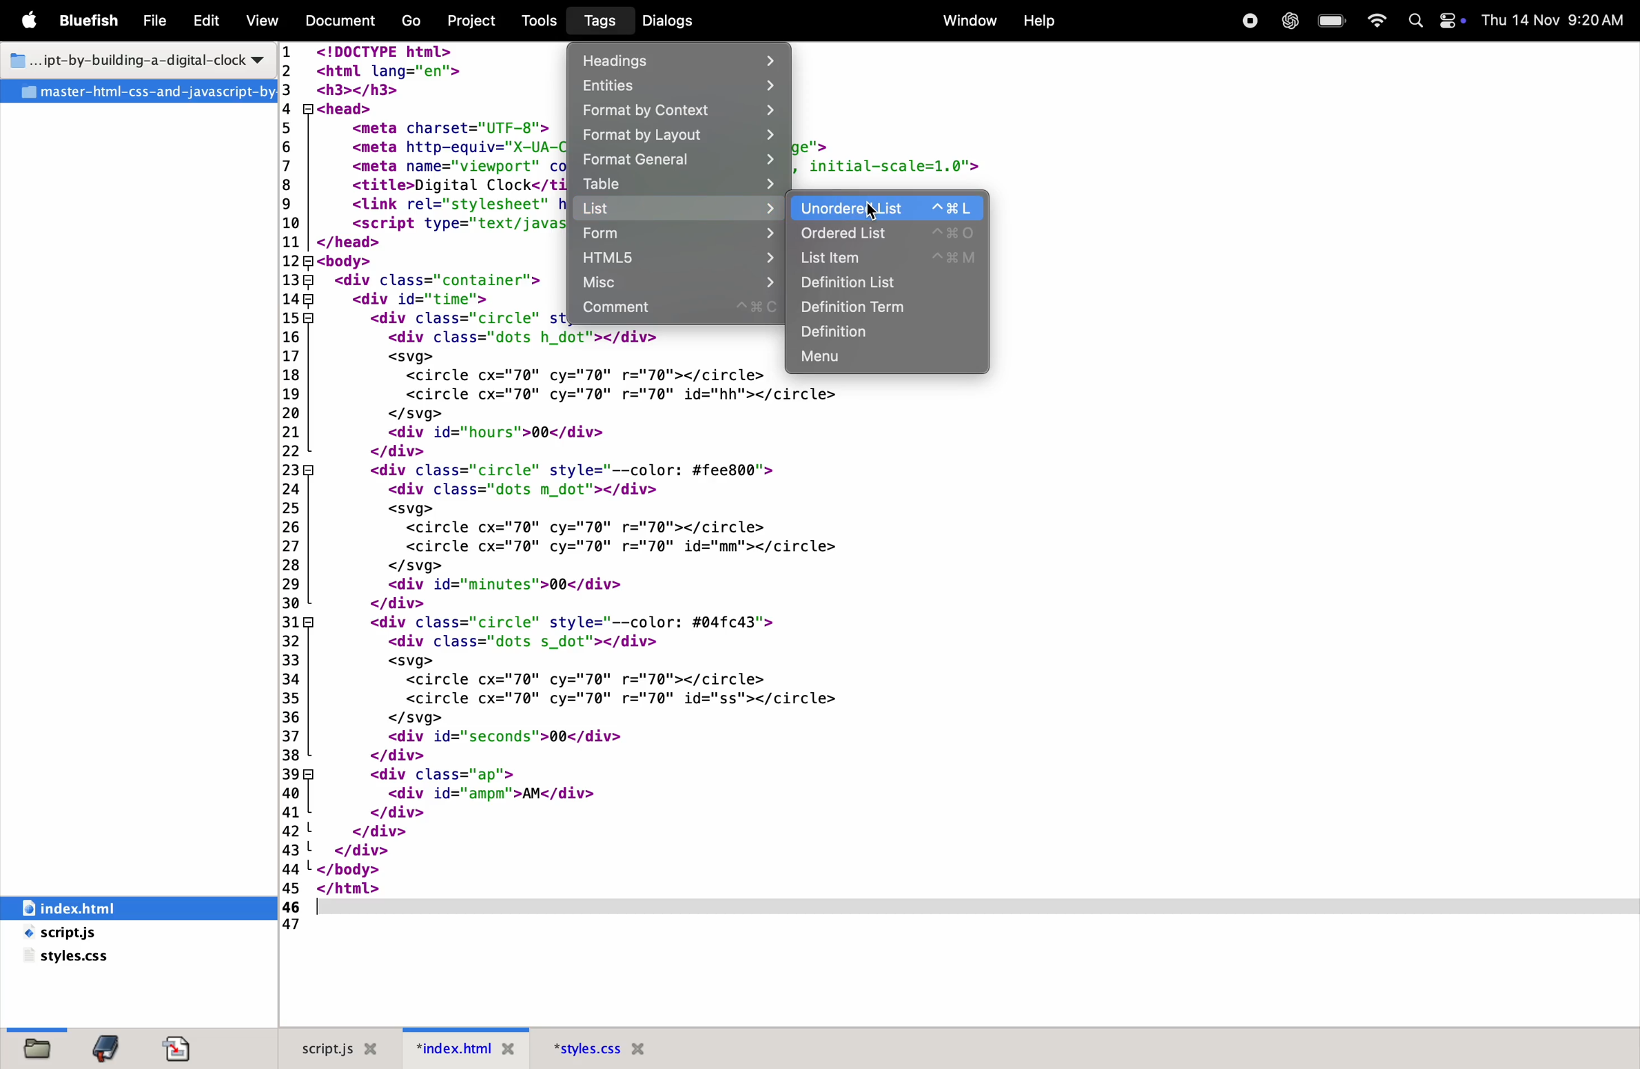  What do you see at coordinates (467, 1048) in the screenshot?
I see `index.html` at bounding box center [467, 1048].